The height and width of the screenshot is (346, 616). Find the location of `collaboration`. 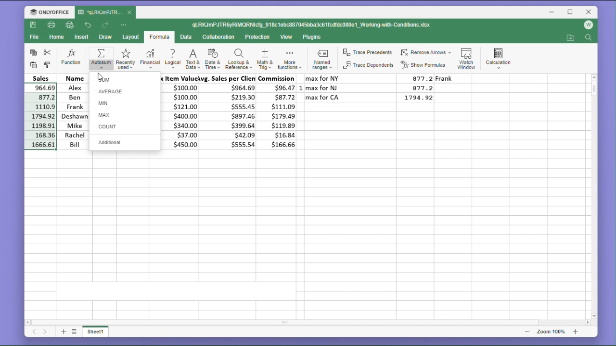

collaboration is located at coordinates (220, 37).